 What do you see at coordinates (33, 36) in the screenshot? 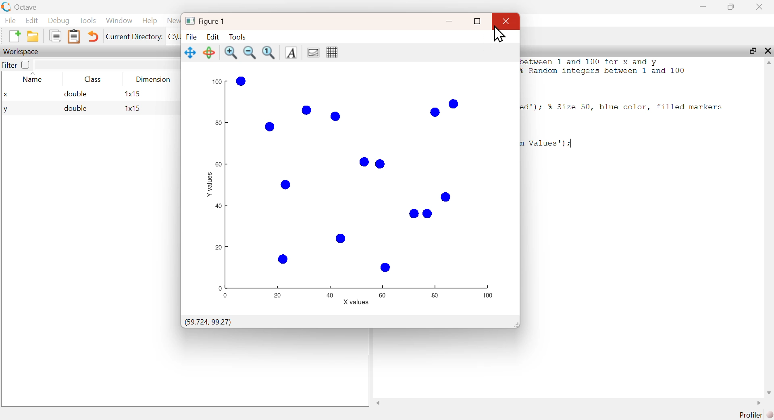
I see `New folder` at bounding box center [33, 36].